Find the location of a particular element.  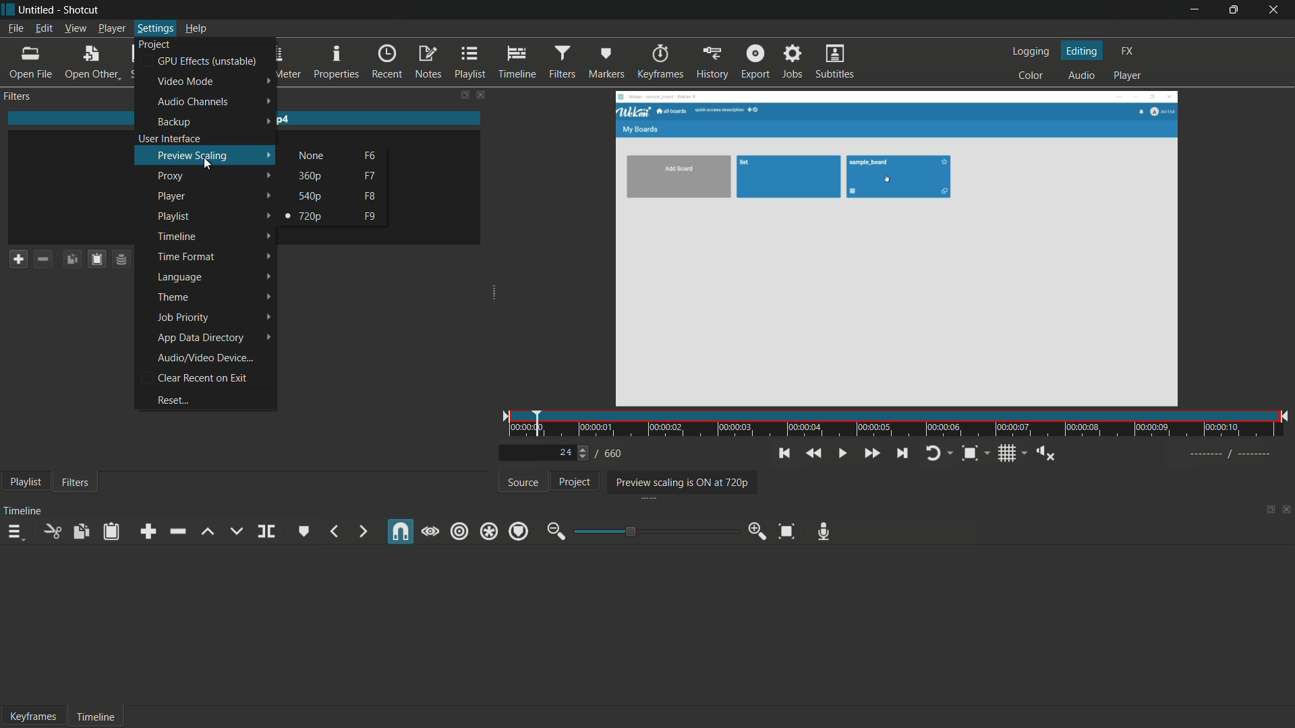

proxy is located at coordinates (173, 176).